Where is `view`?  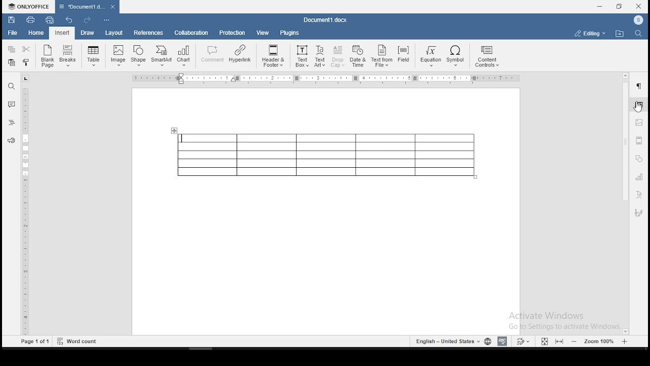 view is located at coordinates (264, 33).